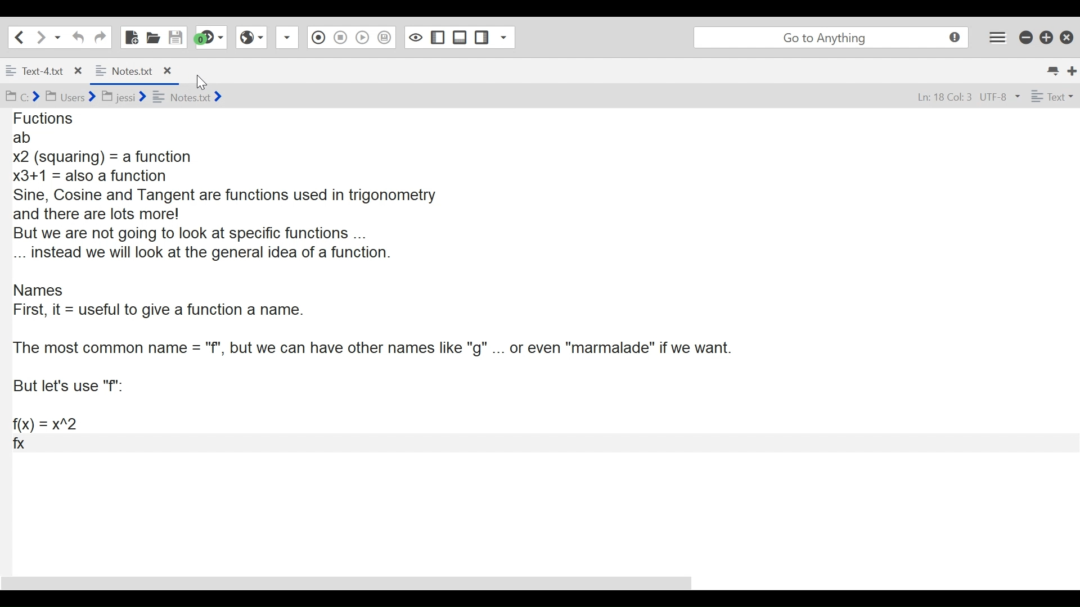 The height and width of the screenshot is (607, 1080). I want to click on share current file, so click(289, 38).